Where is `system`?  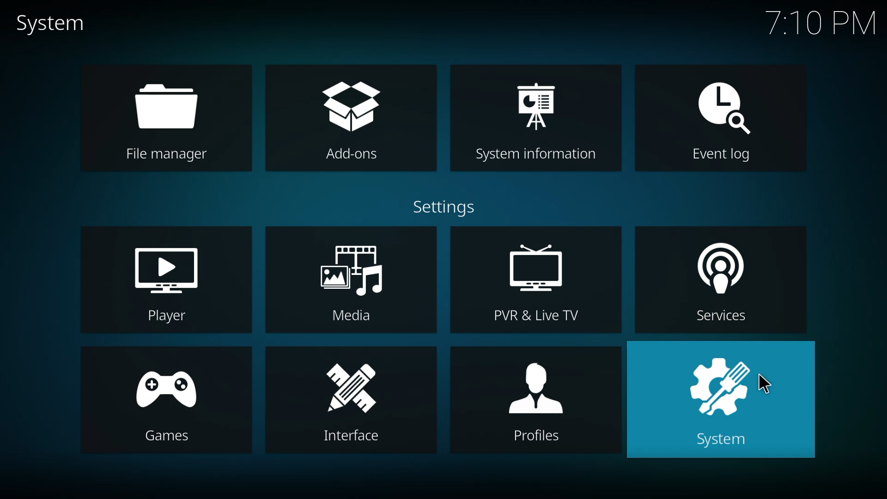
system is located at coordinates (723, 400).